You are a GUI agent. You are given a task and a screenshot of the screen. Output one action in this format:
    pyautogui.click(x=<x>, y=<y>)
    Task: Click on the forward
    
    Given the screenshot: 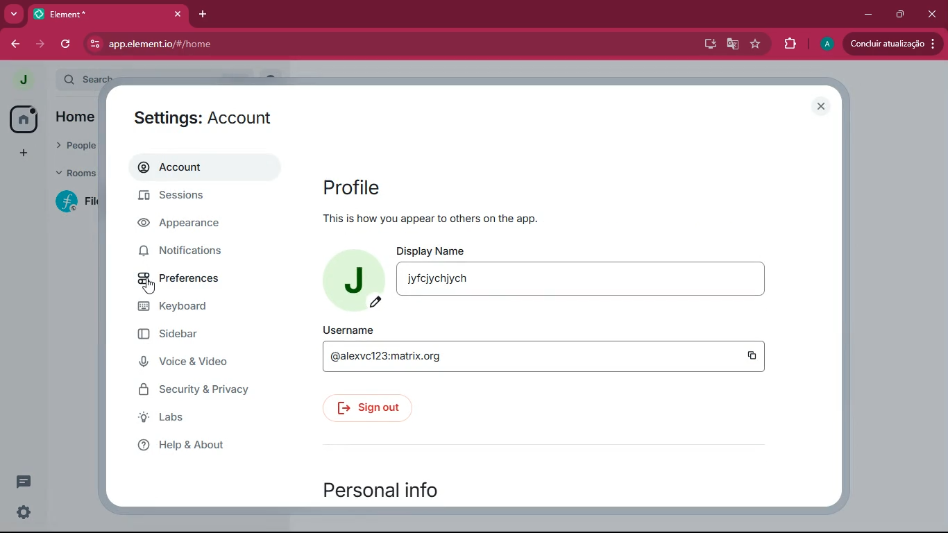 What is the action you would take?
    pyautogui.click(x=40, y=46)
    